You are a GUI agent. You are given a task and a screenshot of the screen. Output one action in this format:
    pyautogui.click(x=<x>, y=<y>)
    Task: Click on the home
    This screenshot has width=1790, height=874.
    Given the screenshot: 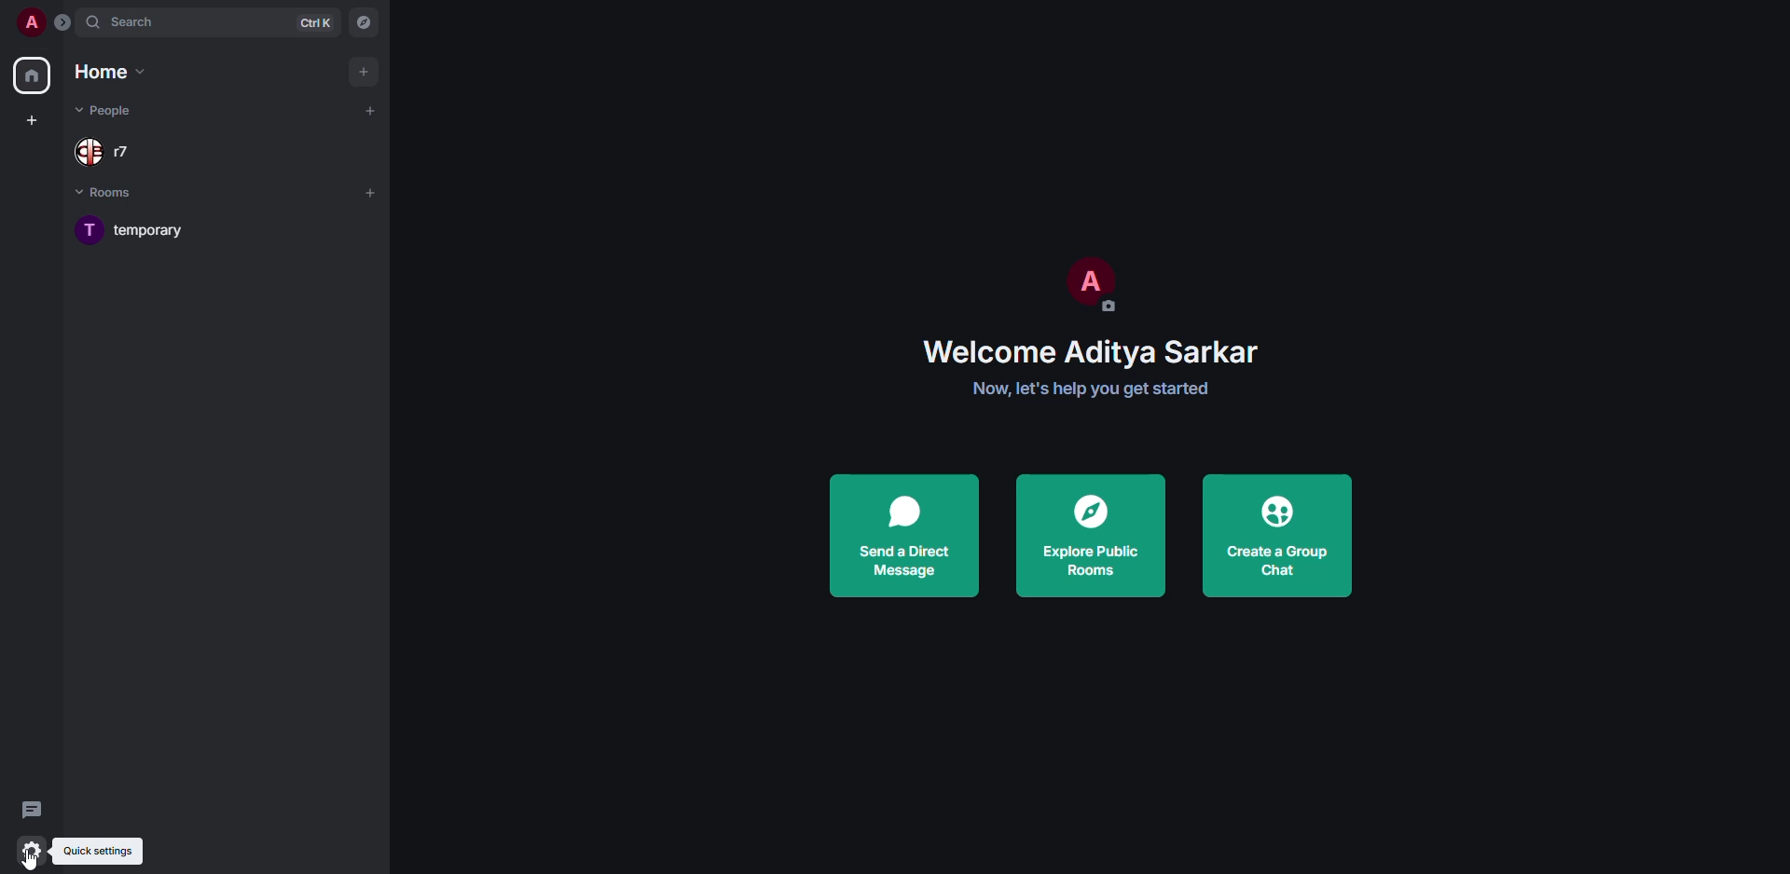 What is the action you would take?
    pyautogui.click(x=113, y=71)
    